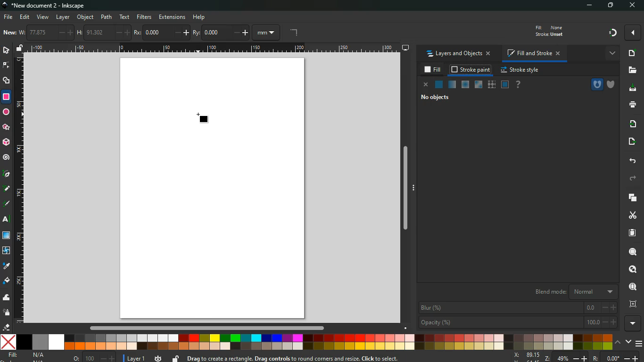  I want to click on drop, so click(6, 267).